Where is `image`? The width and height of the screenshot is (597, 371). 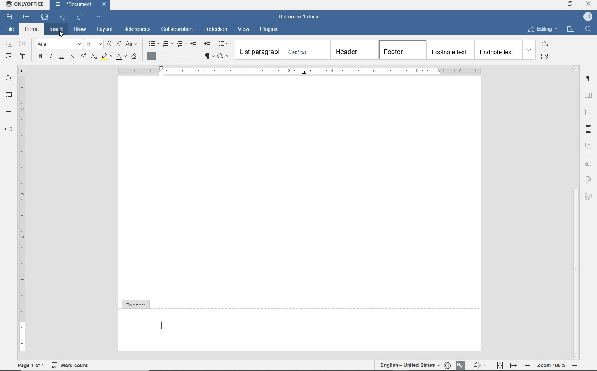
image is located at coordinates (589, 111).